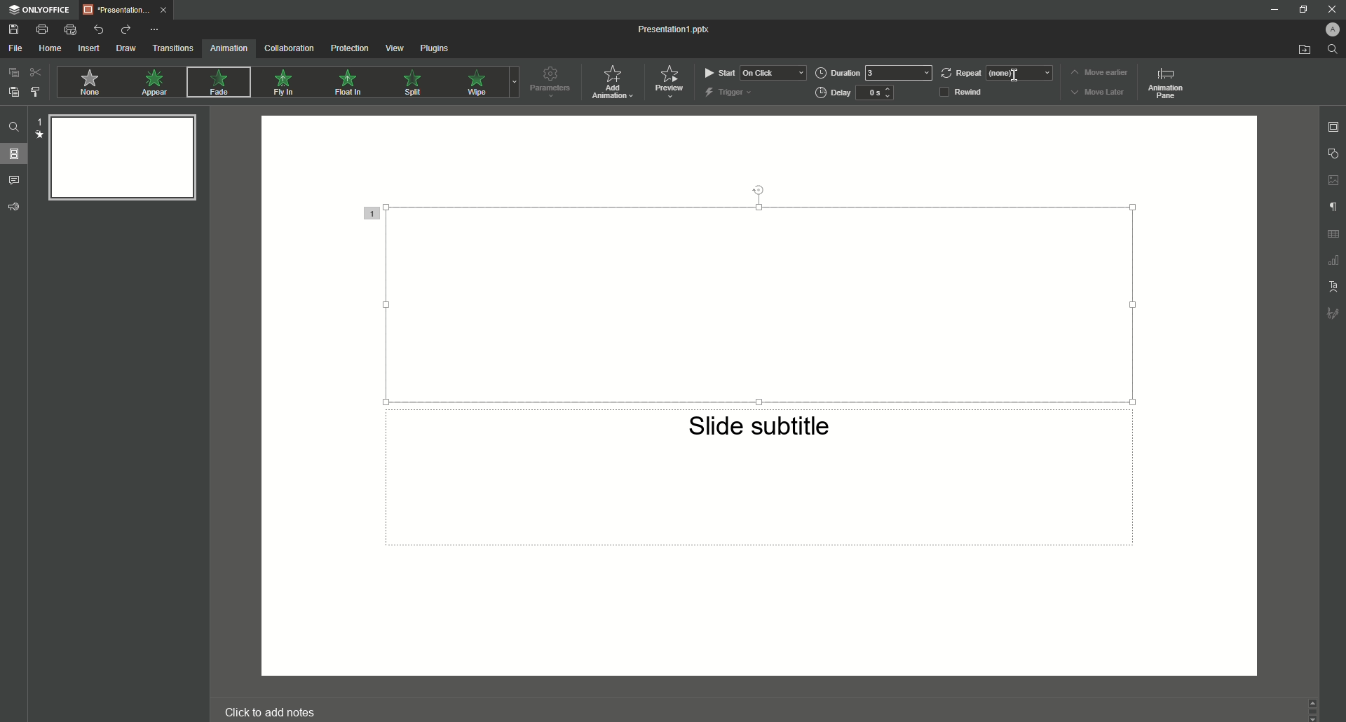 The height and width of the screenshot is (722, 1346). What do you see at coordinates (36, 72) in the screenshot?
I see `Cut` at bounding box center [36, 72].